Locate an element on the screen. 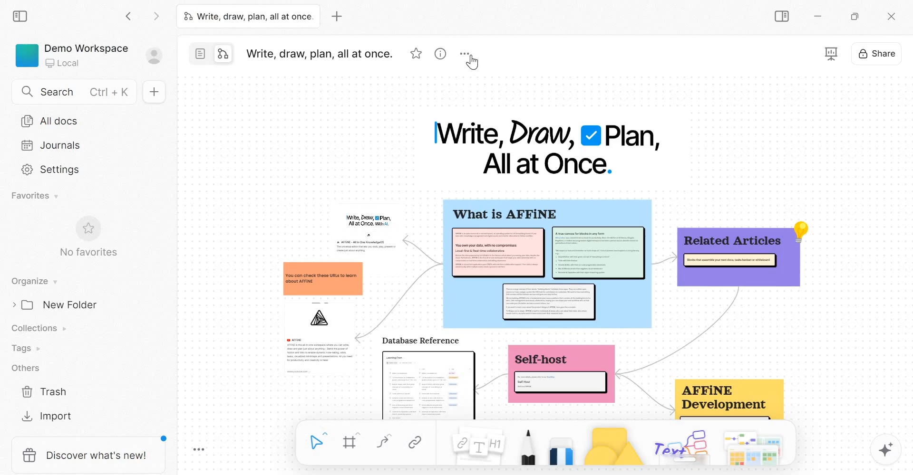 This screenshot has width=913, height=475. Collections is located at coordinates (39, 327).